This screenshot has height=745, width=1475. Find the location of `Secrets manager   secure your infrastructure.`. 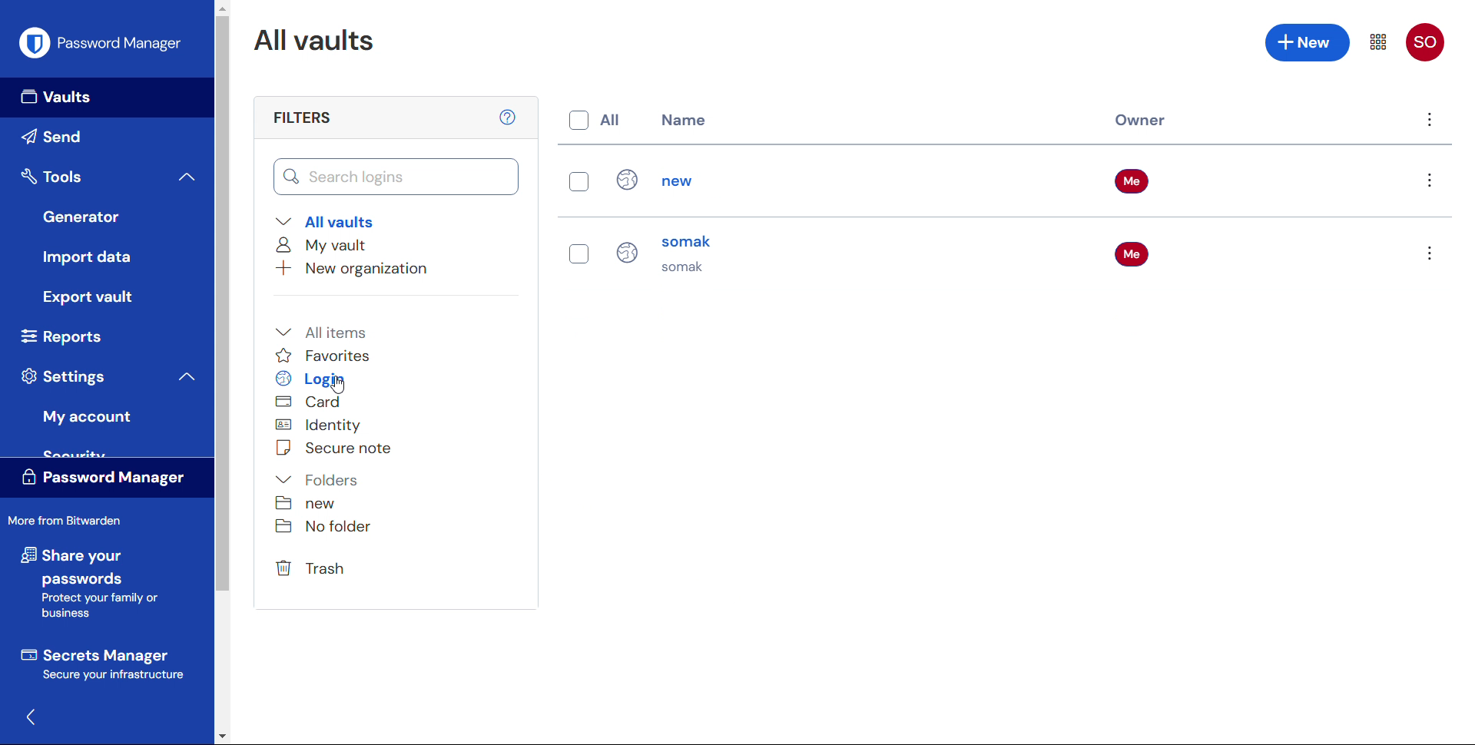

Secrets manager   secure your infrastructure. is located at coordinates (101, 667).